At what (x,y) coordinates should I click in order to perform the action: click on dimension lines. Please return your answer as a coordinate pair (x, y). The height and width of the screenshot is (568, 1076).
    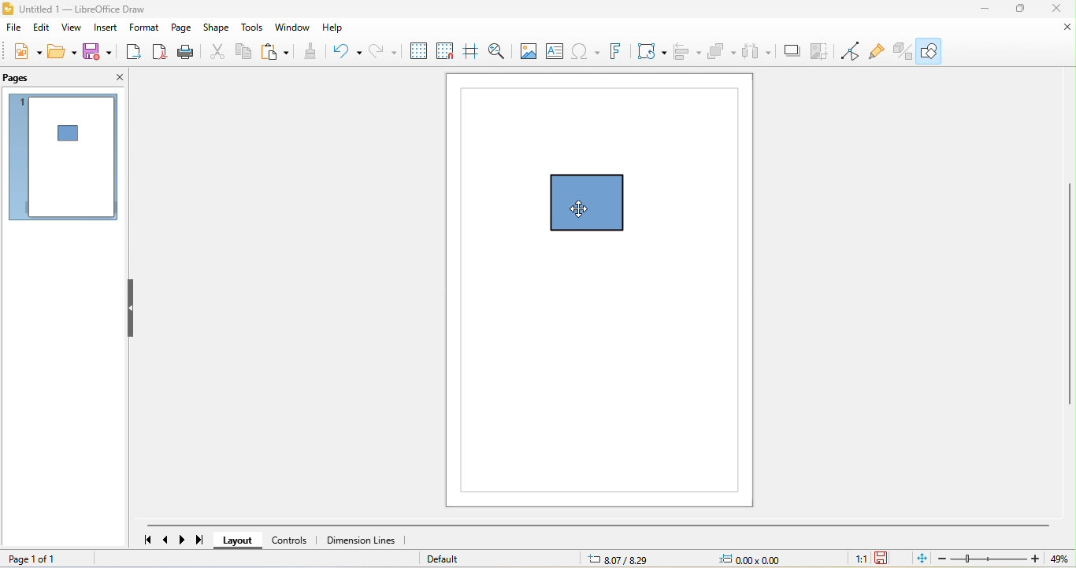
    Looking at the image, I should click on (367, 539).